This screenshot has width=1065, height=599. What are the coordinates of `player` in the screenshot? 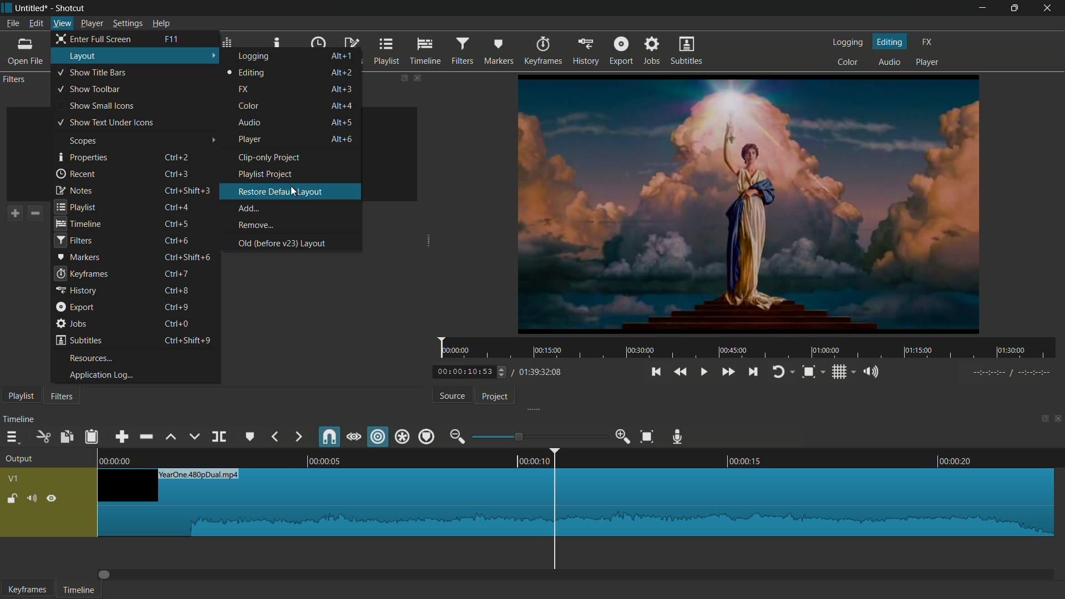 It's located at (927, 62).